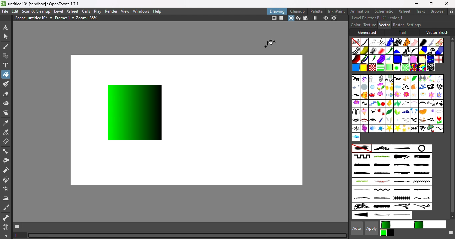 This screenshot has height=239, width=455. I want to click on Preview, so click(326, 18).